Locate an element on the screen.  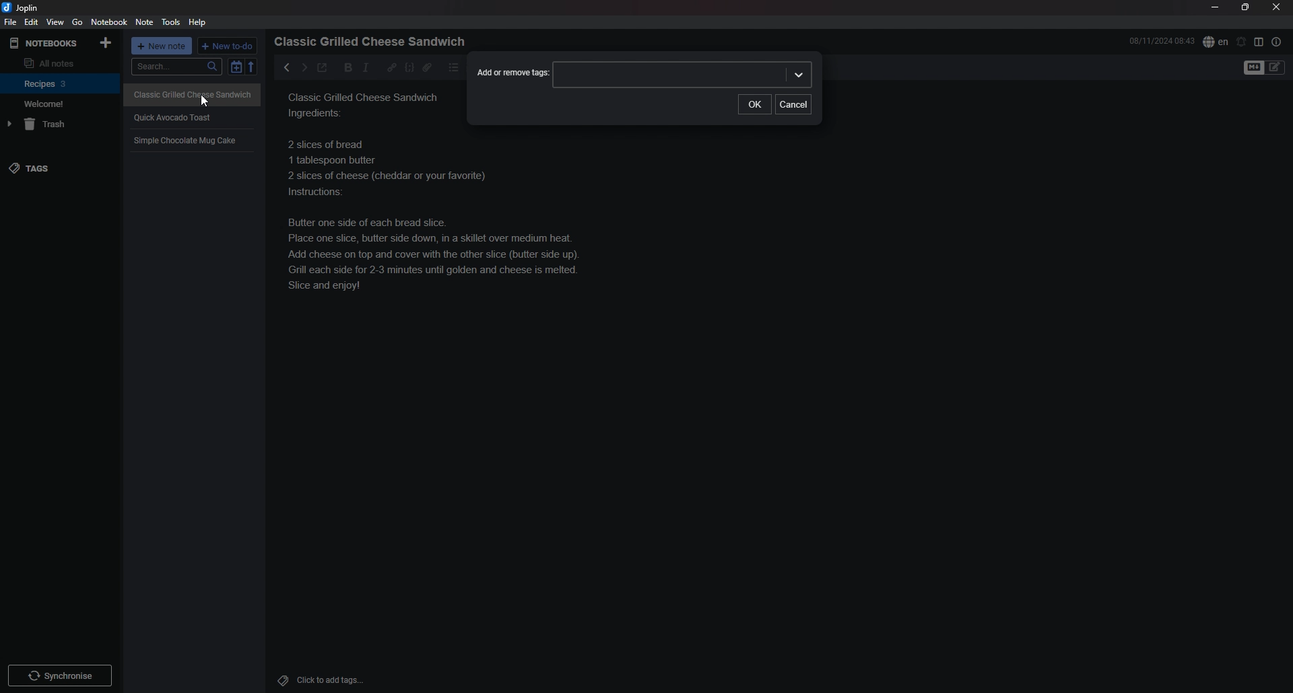
recipe is located at coordinates (173, 116).